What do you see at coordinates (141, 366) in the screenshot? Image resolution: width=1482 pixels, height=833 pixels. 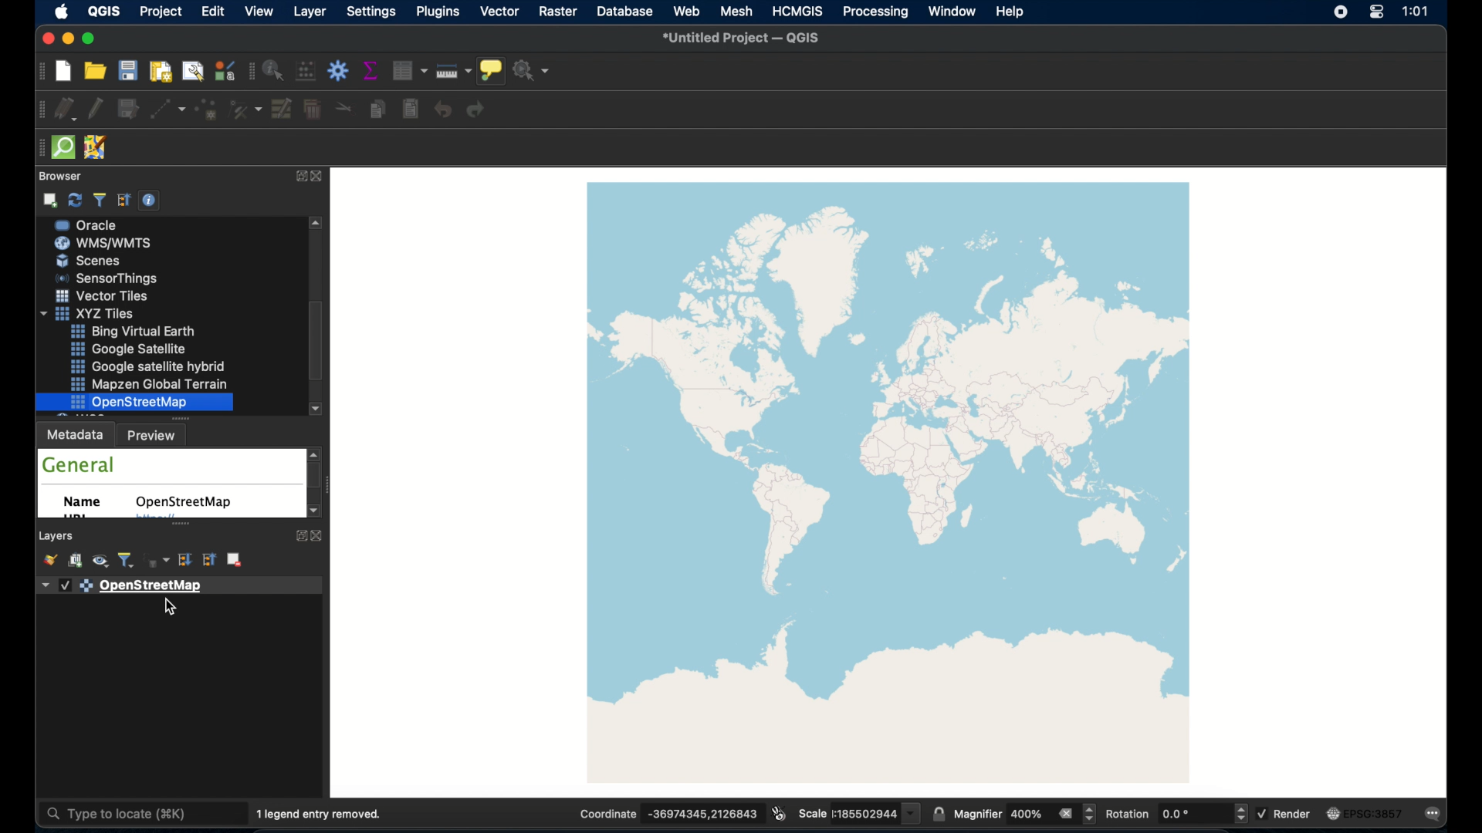 I see `xyz tiles` at bounding box center [141, 366].